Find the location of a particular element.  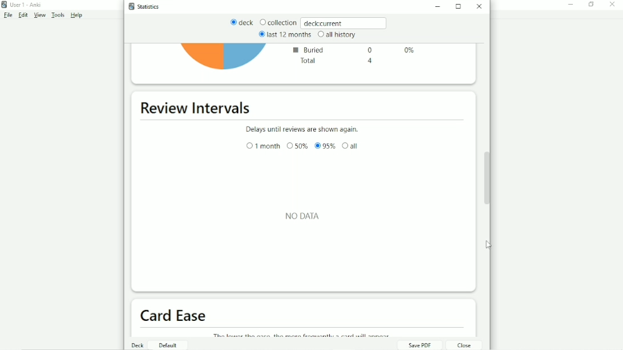

Minimize is located at coordinates (571, 5).